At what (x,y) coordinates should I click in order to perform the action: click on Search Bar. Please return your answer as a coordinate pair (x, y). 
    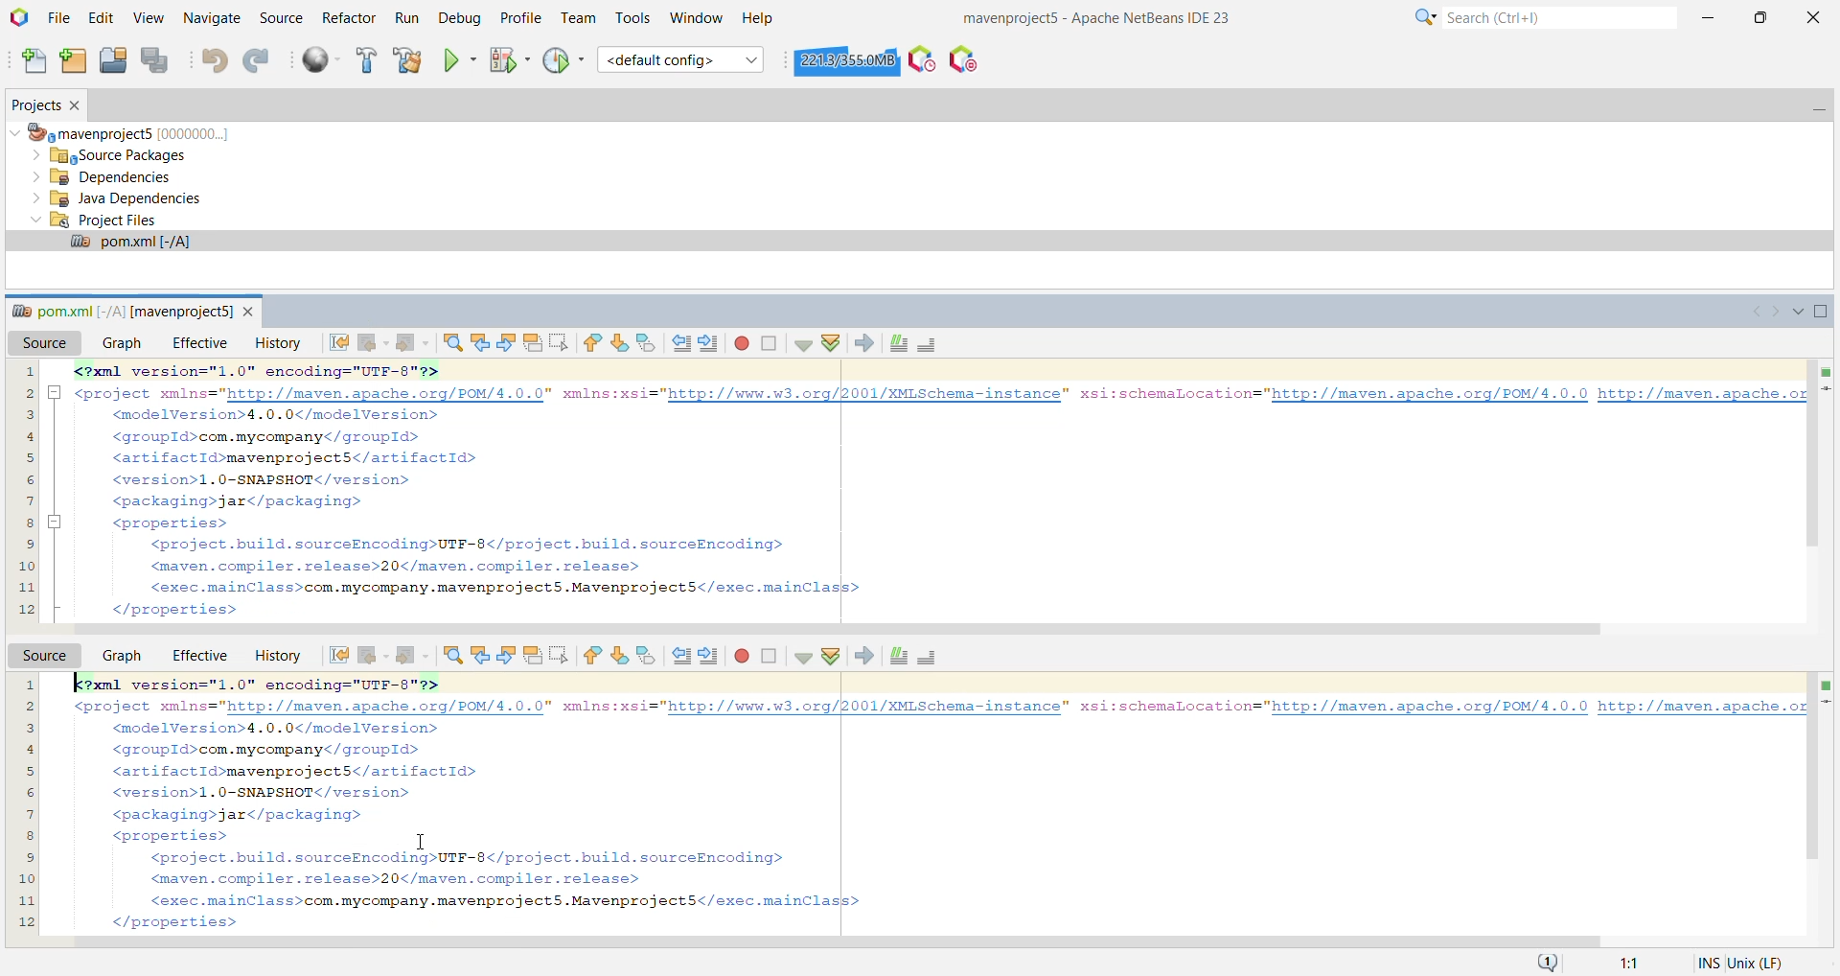
    Looking at the image, I should click on (1541, 16).